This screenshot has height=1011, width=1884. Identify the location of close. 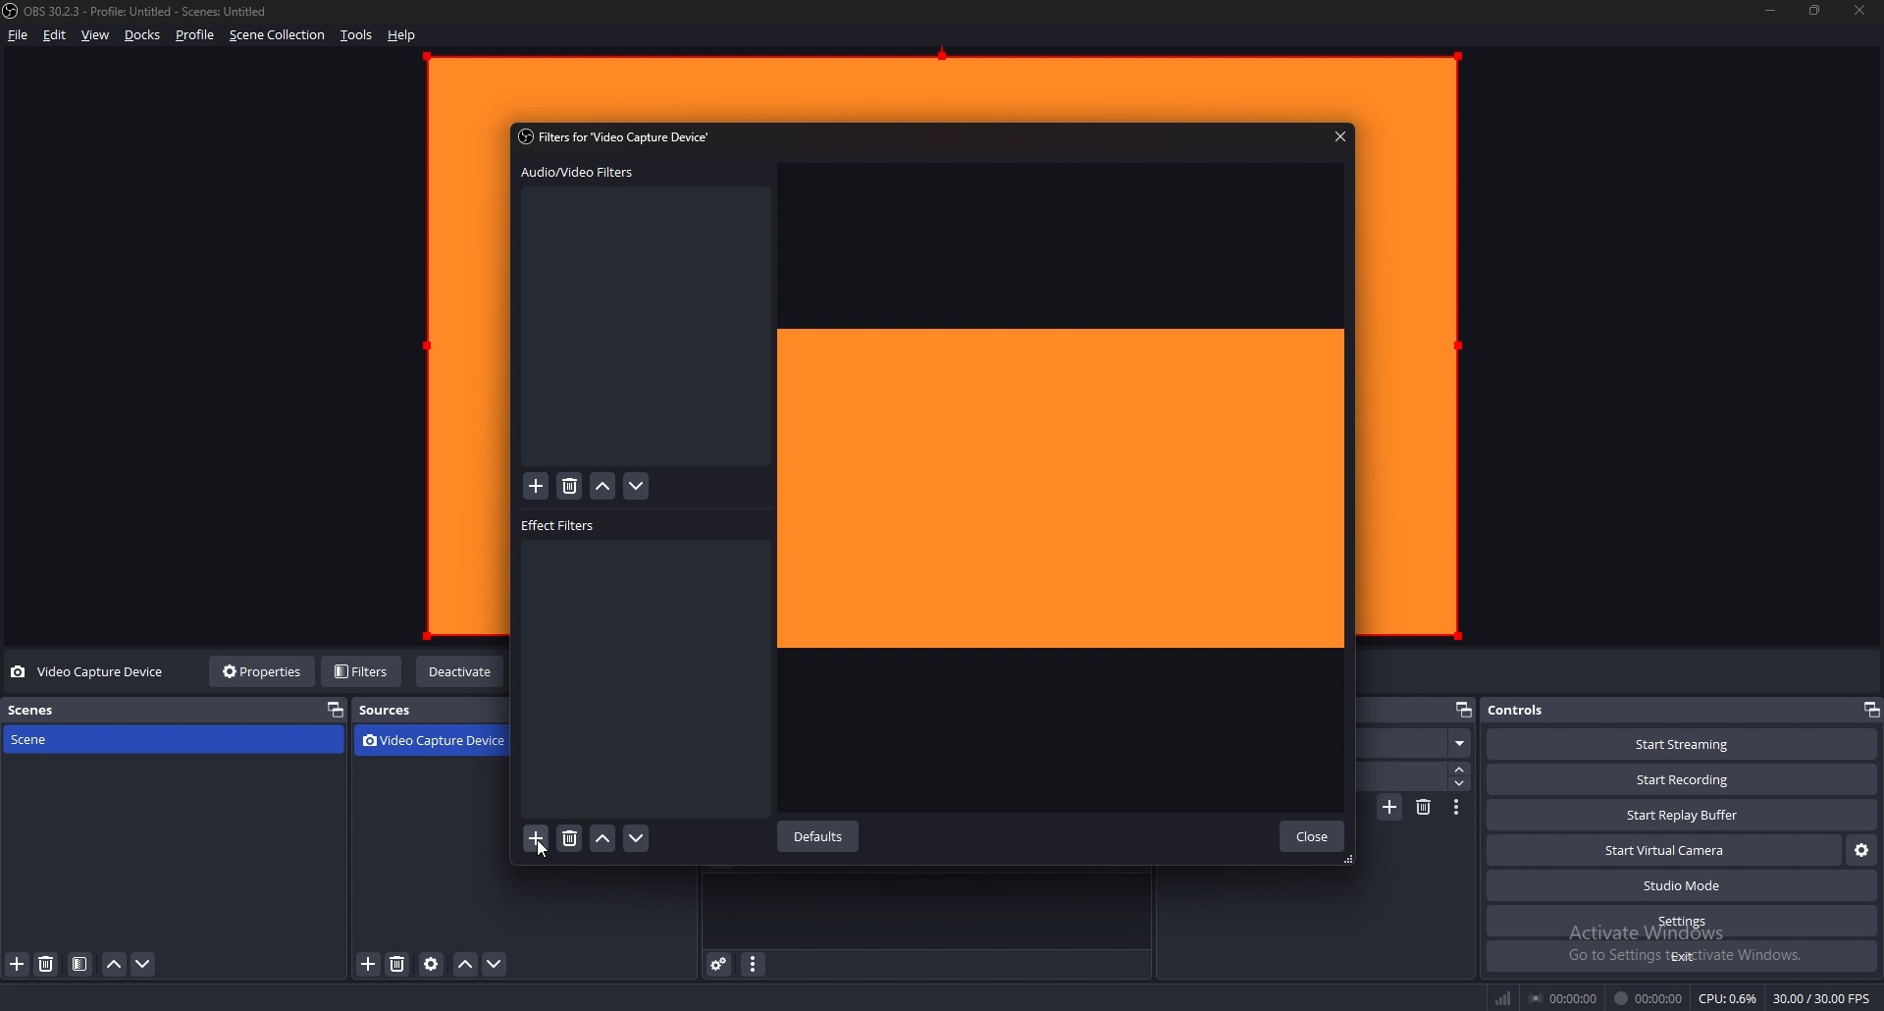
(1311, 836).